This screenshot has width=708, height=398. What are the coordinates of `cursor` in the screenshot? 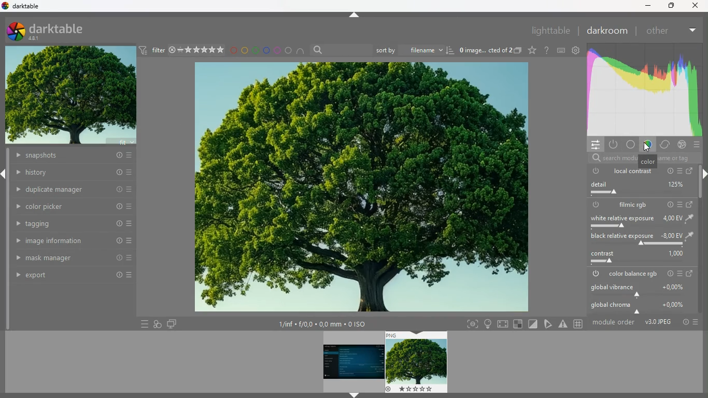 It's located at (647, 147).